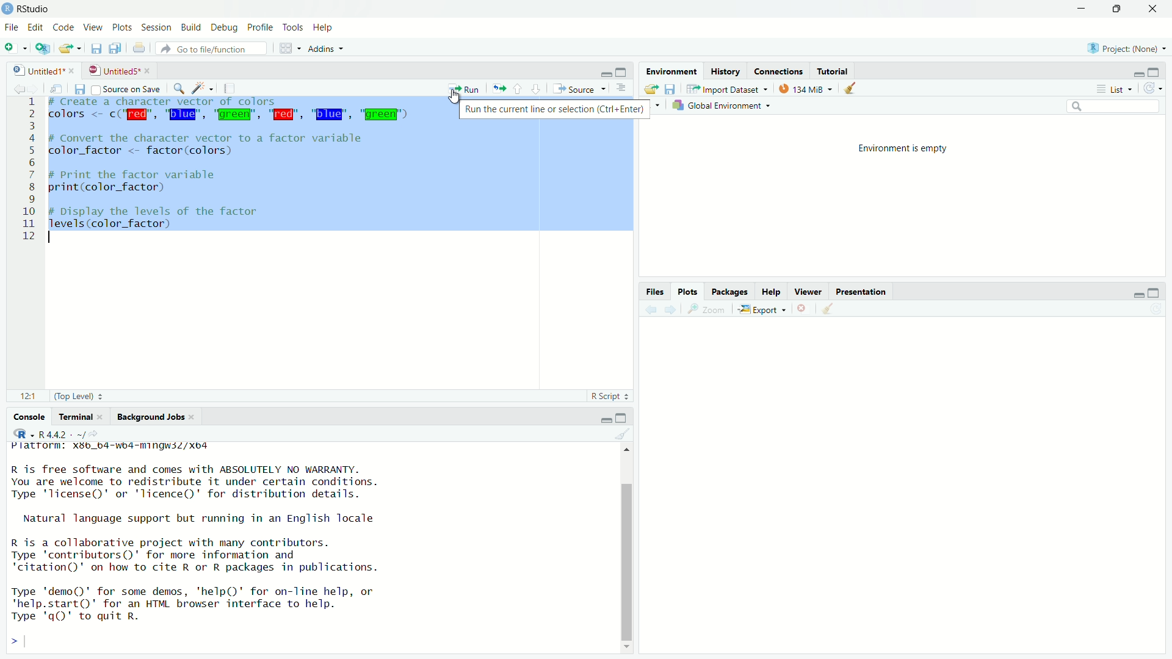 This screenshot has height=659, width=1172. Describe the element at coordinates (35, 8) in the screenshot. I see `RStudio` at that location.